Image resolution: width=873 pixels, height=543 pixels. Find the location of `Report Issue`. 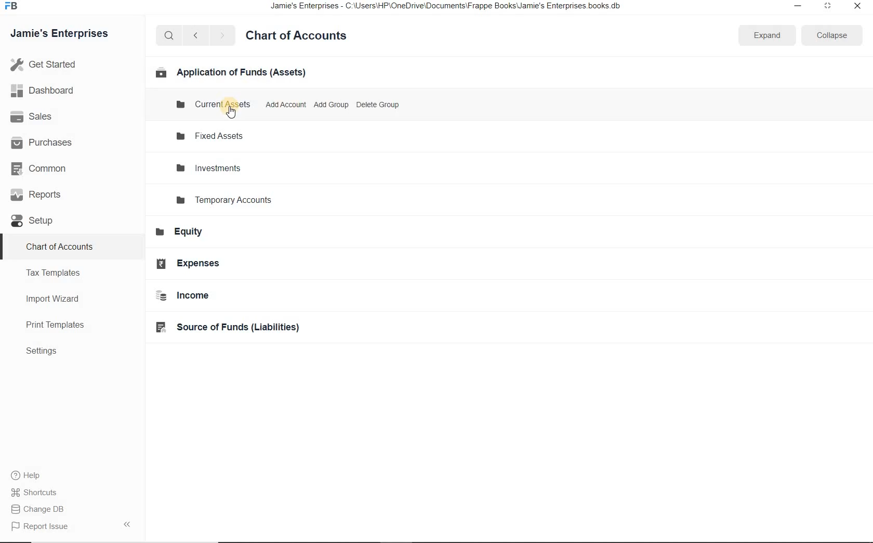

Report Issue is located at coordinates (43, 527).